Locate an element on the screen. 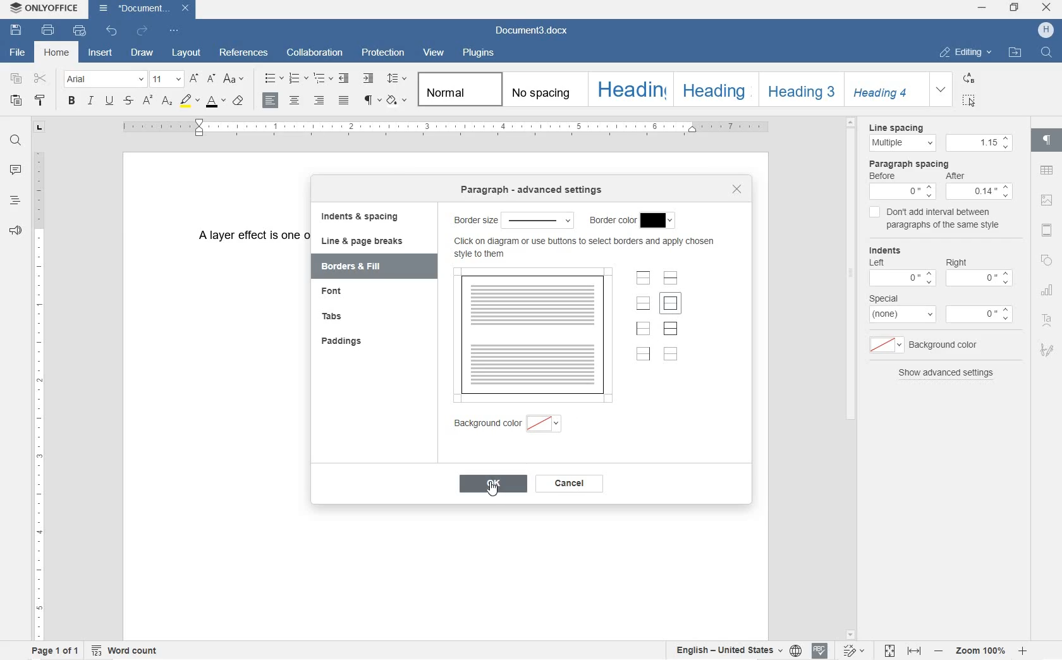 The width and height of the screenshot is (1062, 660). set left border only is located at coordinates (644, 329).